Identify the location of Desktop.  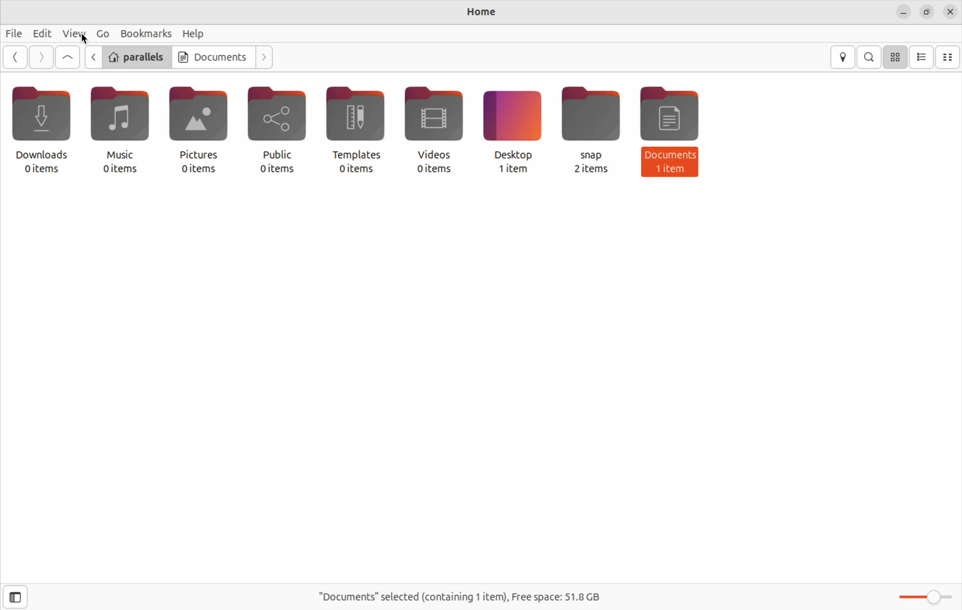
(511, 121).